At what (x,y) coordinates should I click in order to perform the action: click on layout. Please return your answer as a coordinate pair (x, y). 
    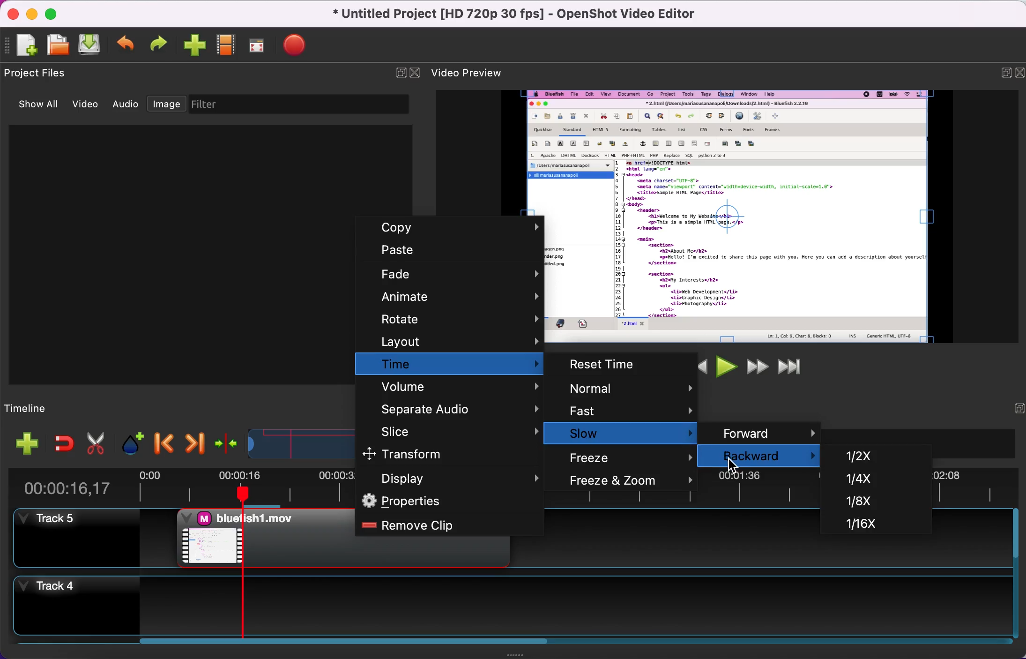
    Looking at the image, I should click on (451, 341).